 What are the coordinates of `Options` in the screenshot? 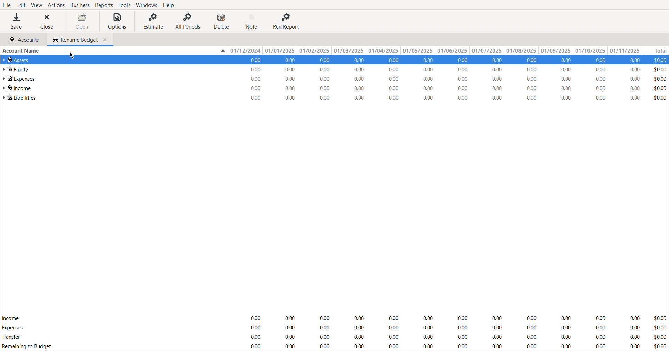 It's located at (117, 21).